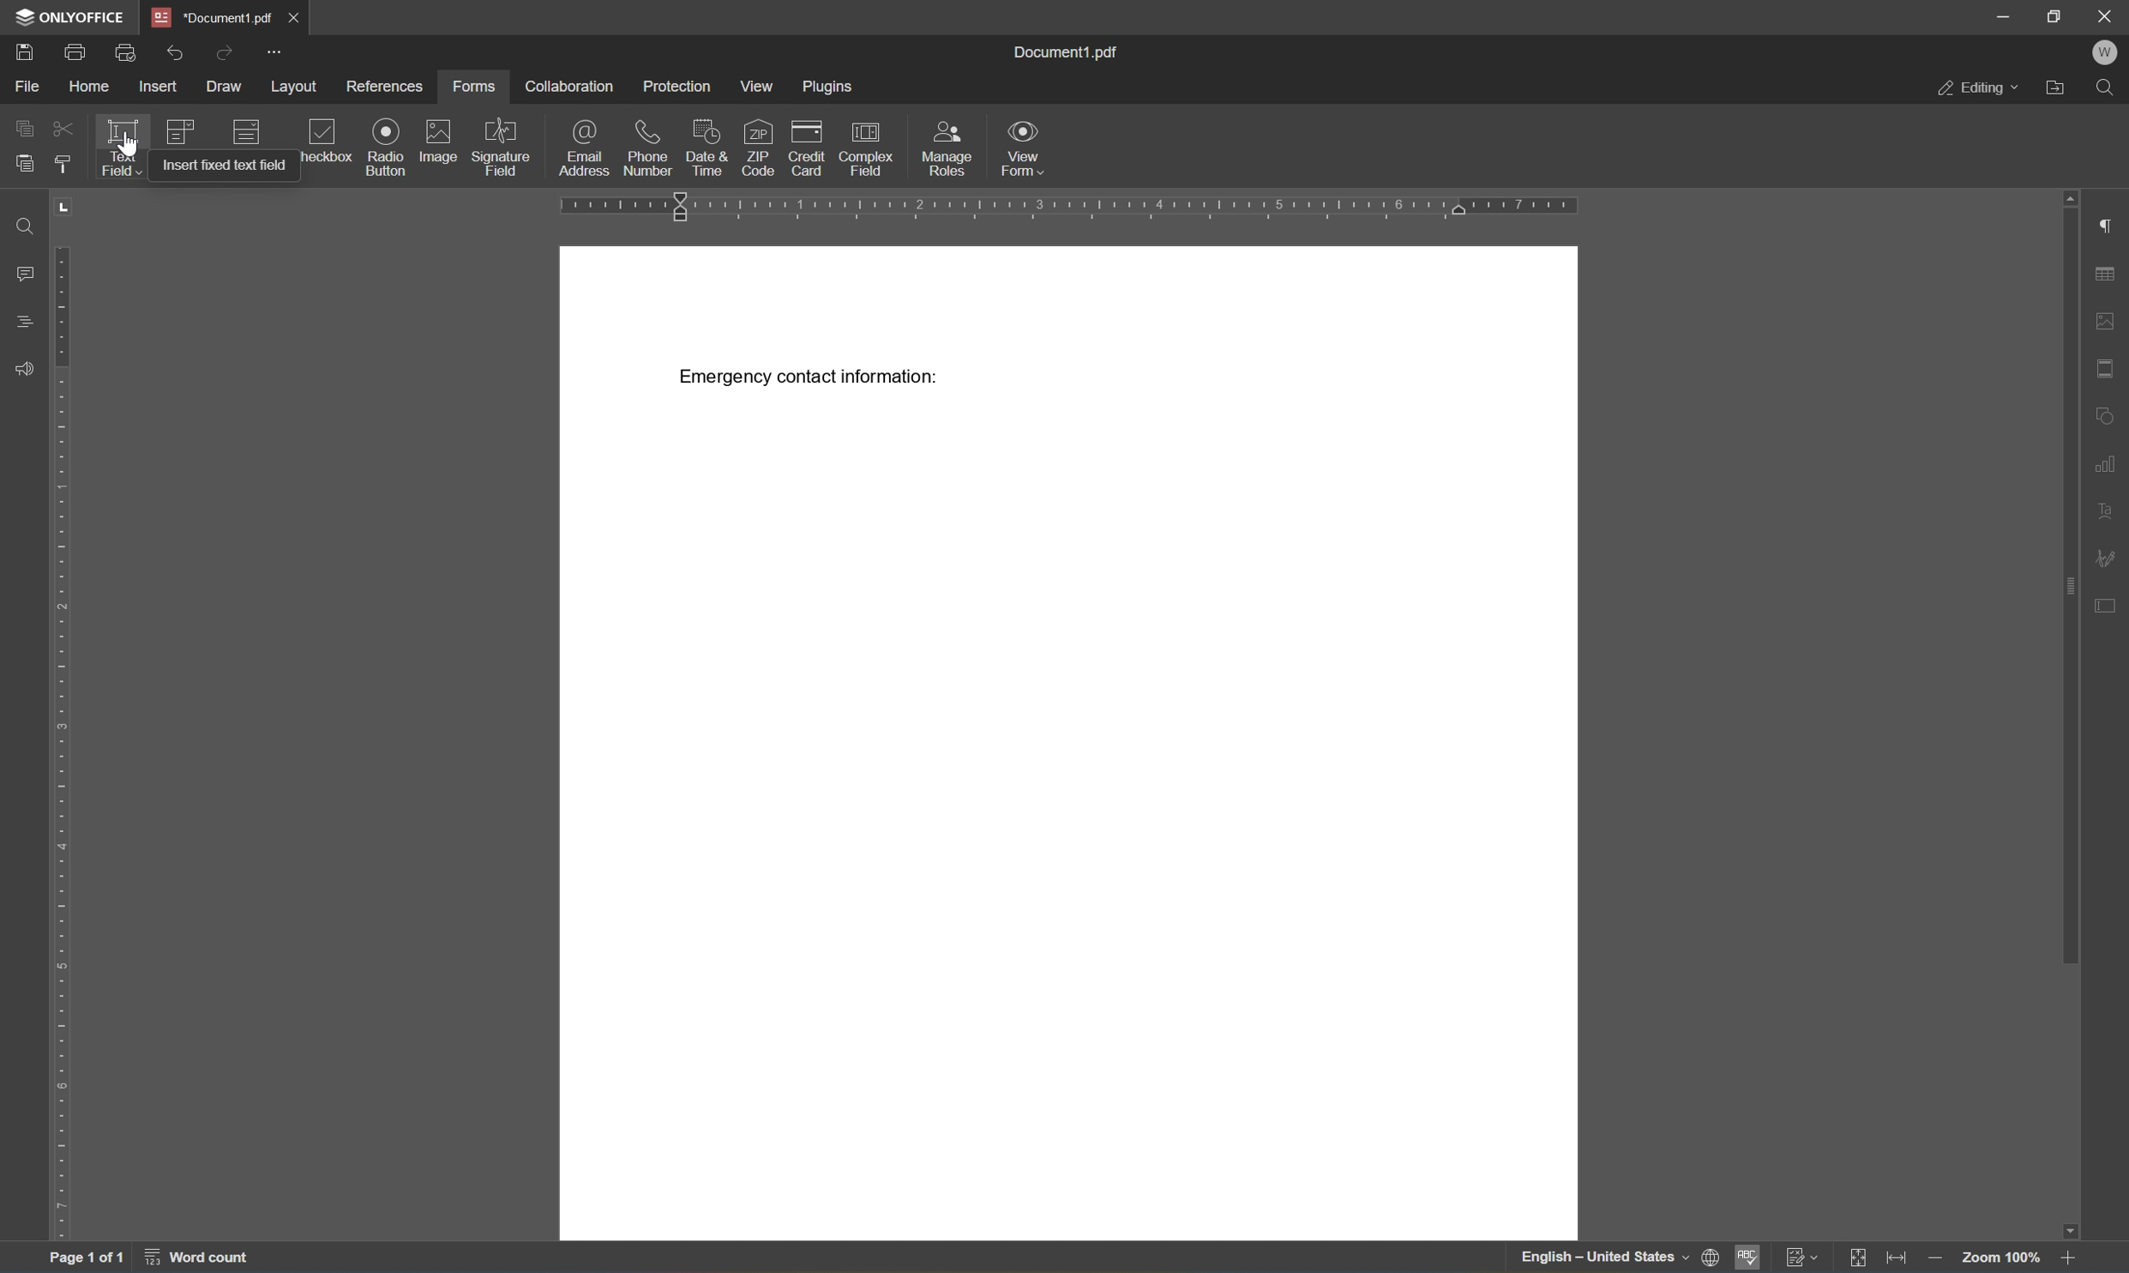 The width and height of the screenshot is (2129, 1273). Describe the element at coordinates (118, 145) in the screenshot. I see `text field` at that location.